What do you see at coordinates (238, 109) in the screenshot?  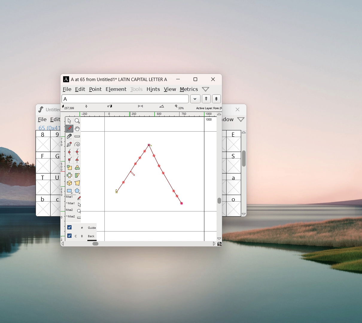 I see `close` at bounding box center [238, 109].